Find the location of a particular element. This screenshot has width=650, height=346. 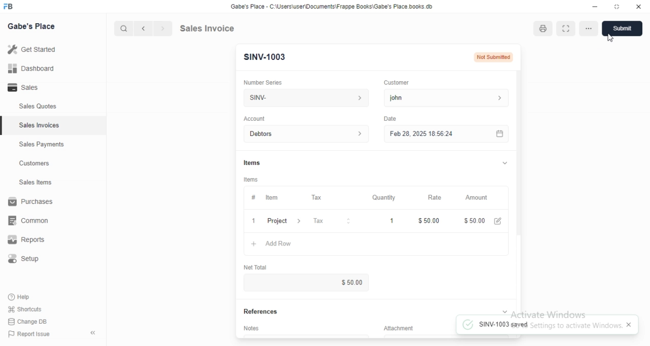

Sales Quotes is located at coordinates (32, 107).